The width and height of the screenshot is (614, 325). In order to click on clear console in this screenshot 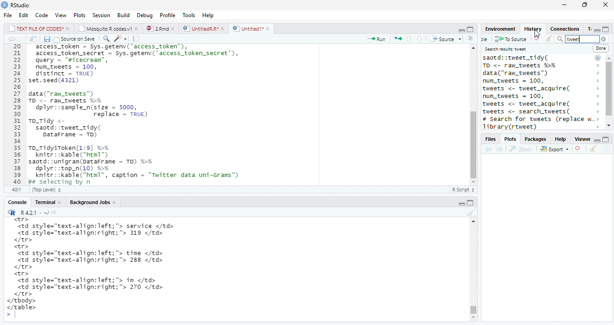, I will do `click(469, 213)`.